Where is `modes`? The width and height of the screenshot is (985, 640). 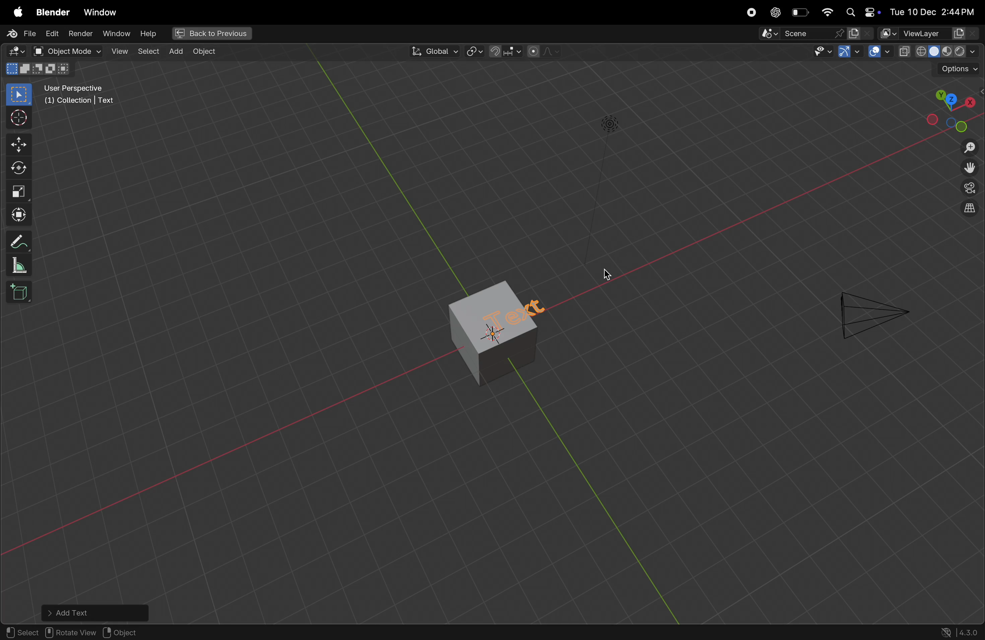
modes is located at coordinates (40, 69).